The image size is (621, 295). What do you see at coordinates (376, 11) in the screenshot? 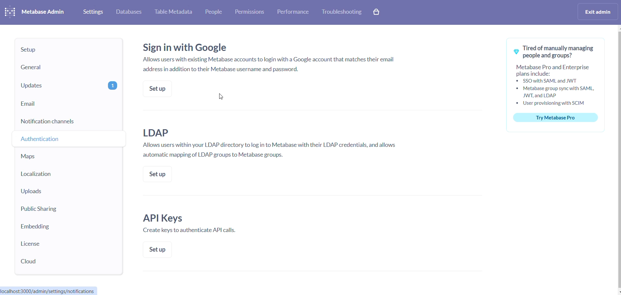
I see `cart` at bounding box center [376, 11].